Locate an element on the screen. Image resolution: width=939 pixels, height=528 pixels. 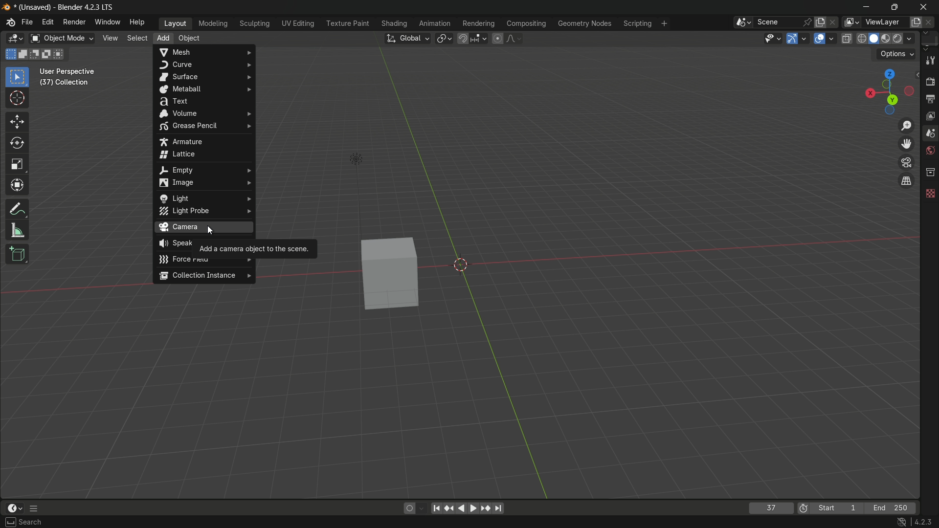
extend existing selection is located at coordinates (24, 54).